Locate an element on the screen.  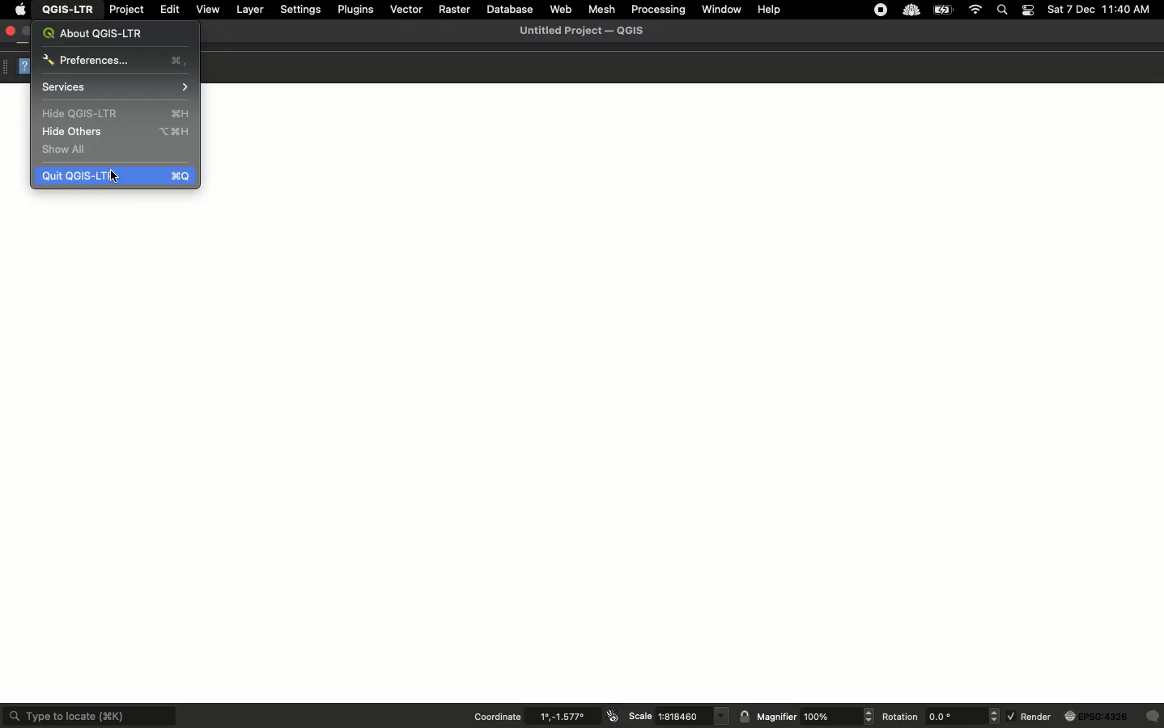
Database is located at coordinates (512, 9).